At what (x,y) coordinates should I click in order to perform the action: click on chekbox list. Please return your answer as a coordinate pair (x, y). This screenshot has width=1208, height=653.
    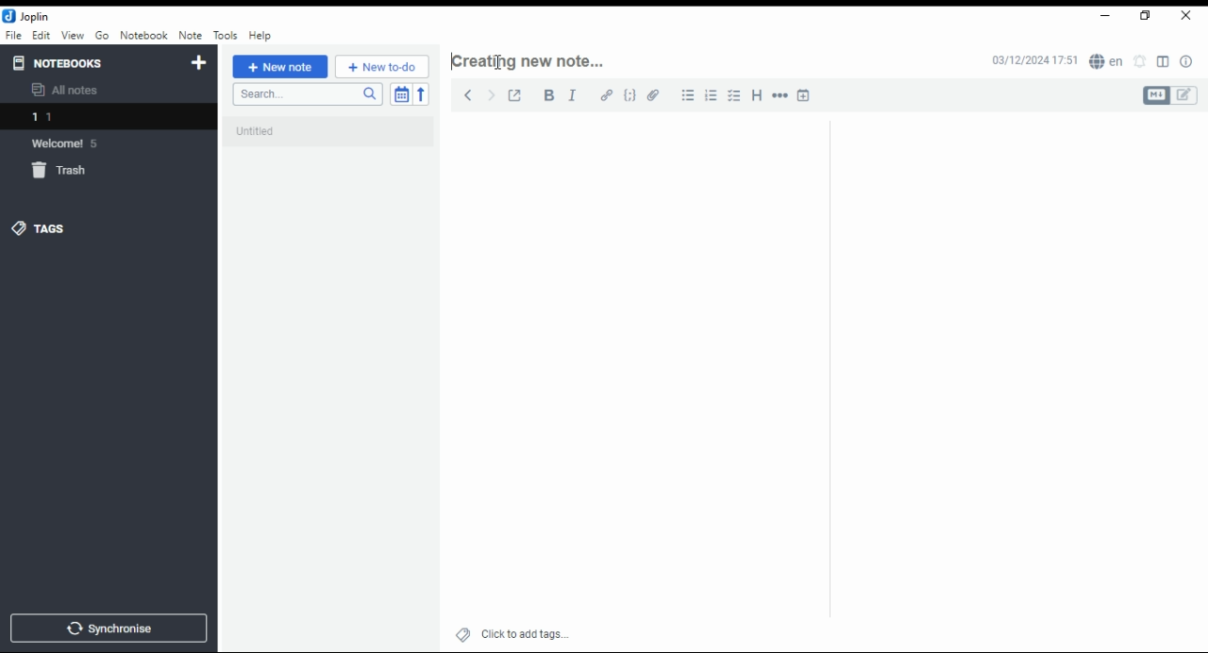
    Looking at the image, I should click on (736, 95).